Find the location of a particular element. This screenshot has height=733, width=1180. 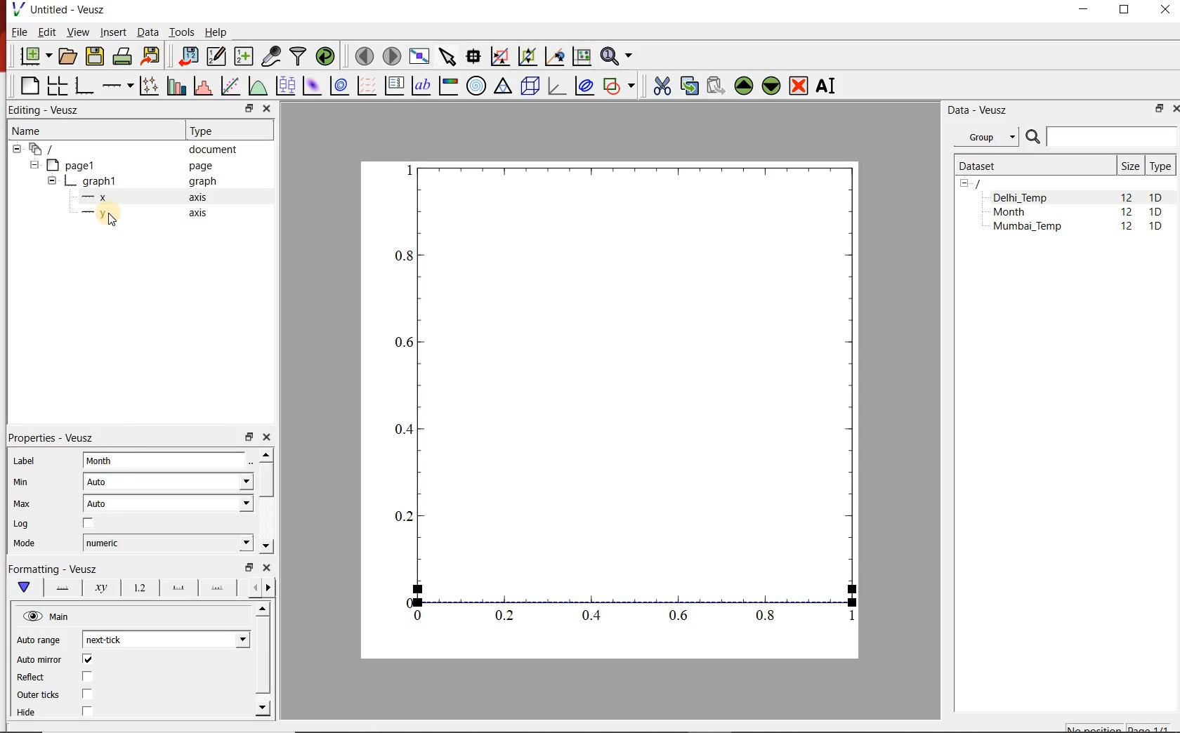

check/uncheck is located at coordinates (87, 659).